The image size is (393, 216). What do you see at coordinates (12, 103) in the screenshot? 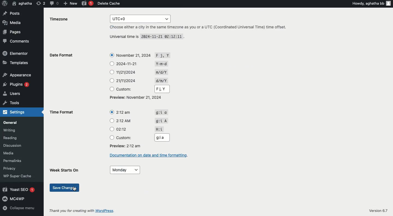
I see `Tools` at bounding box center [12, 103].